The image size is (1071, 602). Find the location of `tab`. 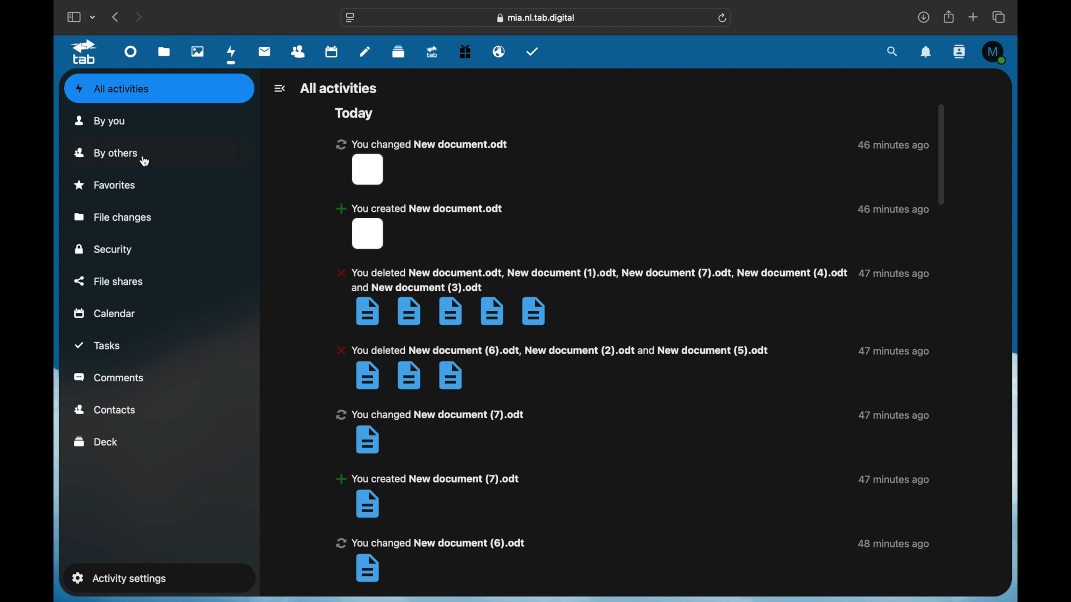

tab is located at coordinates (84, 52).